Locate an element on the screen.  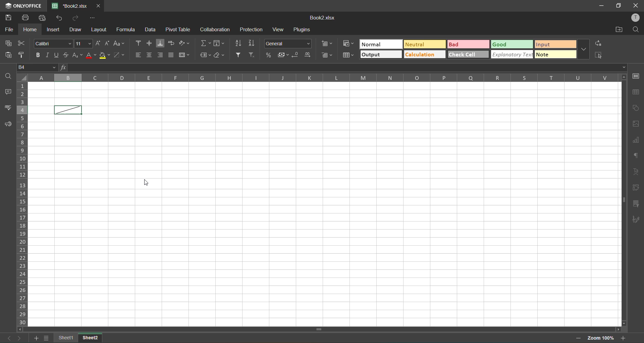
align middle is located at coordinates (151, 43).